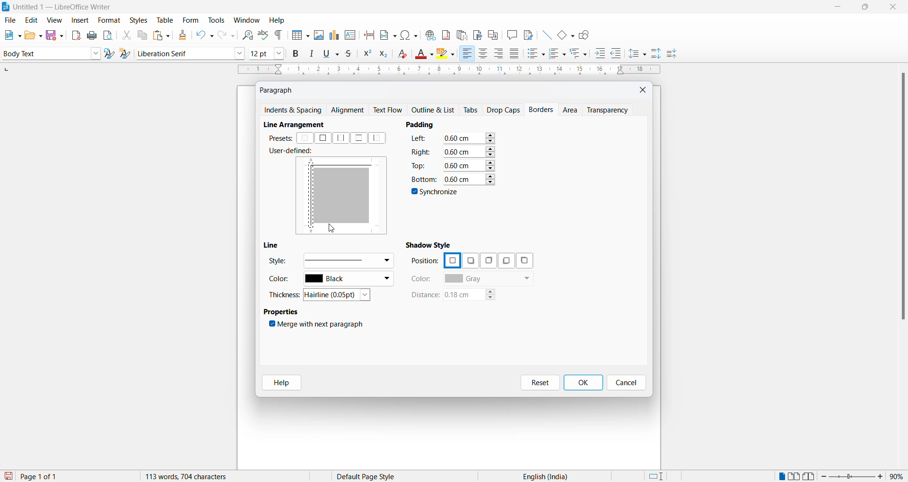 The image size is (908, 482). I want to click on clone formatting, so click(181, 35).